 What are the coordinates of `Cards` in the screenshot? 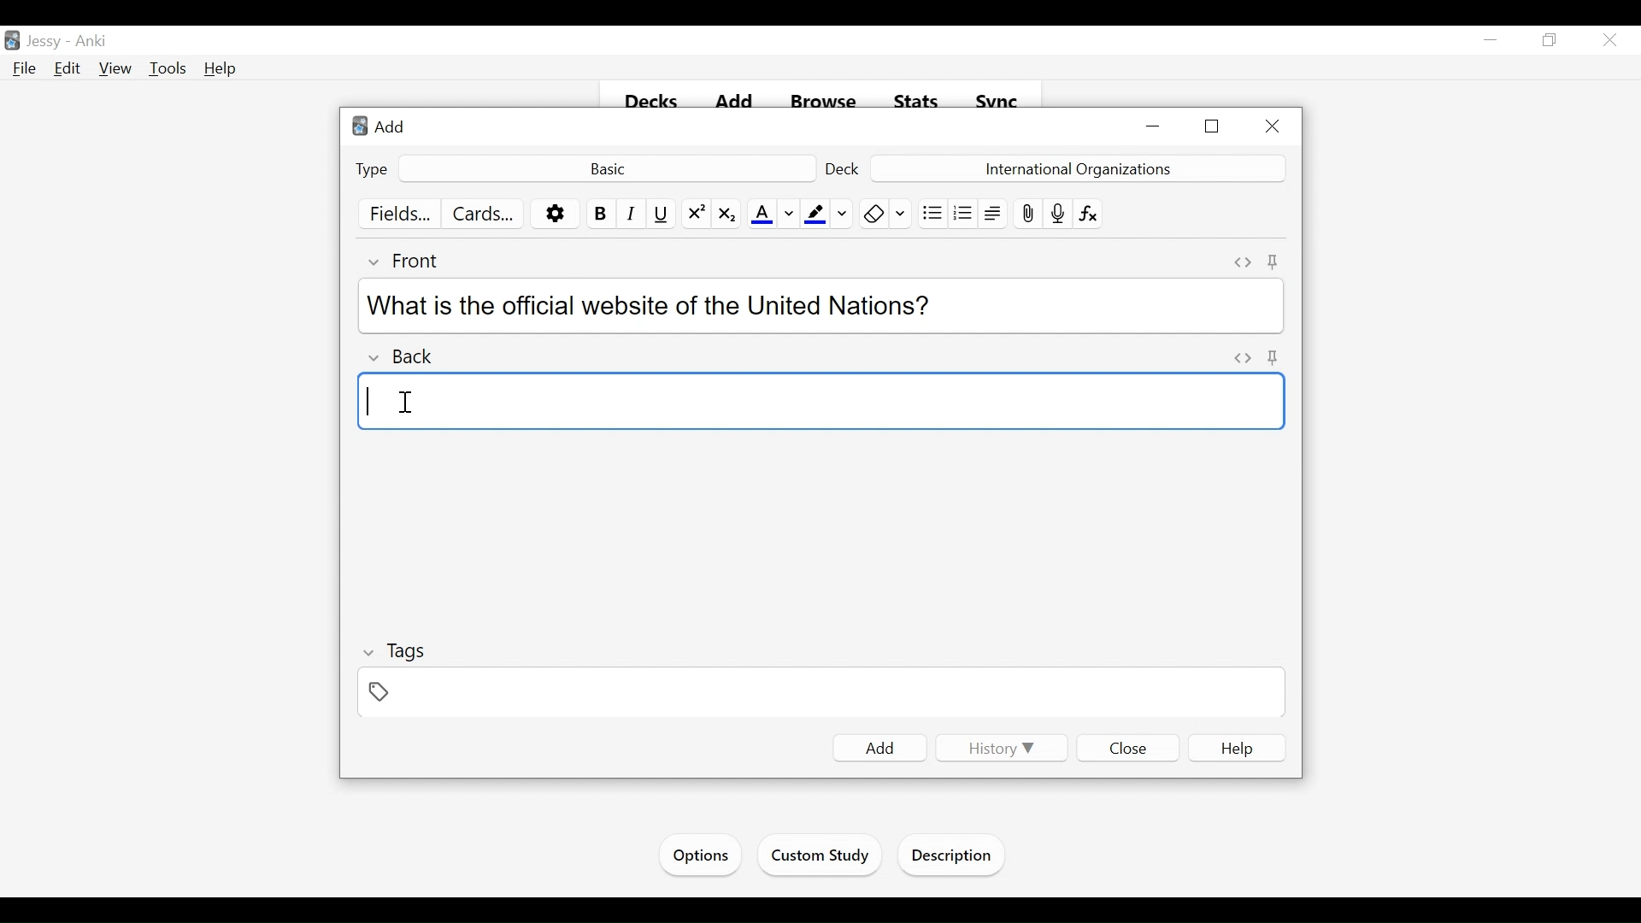 It's located at (480, 213).